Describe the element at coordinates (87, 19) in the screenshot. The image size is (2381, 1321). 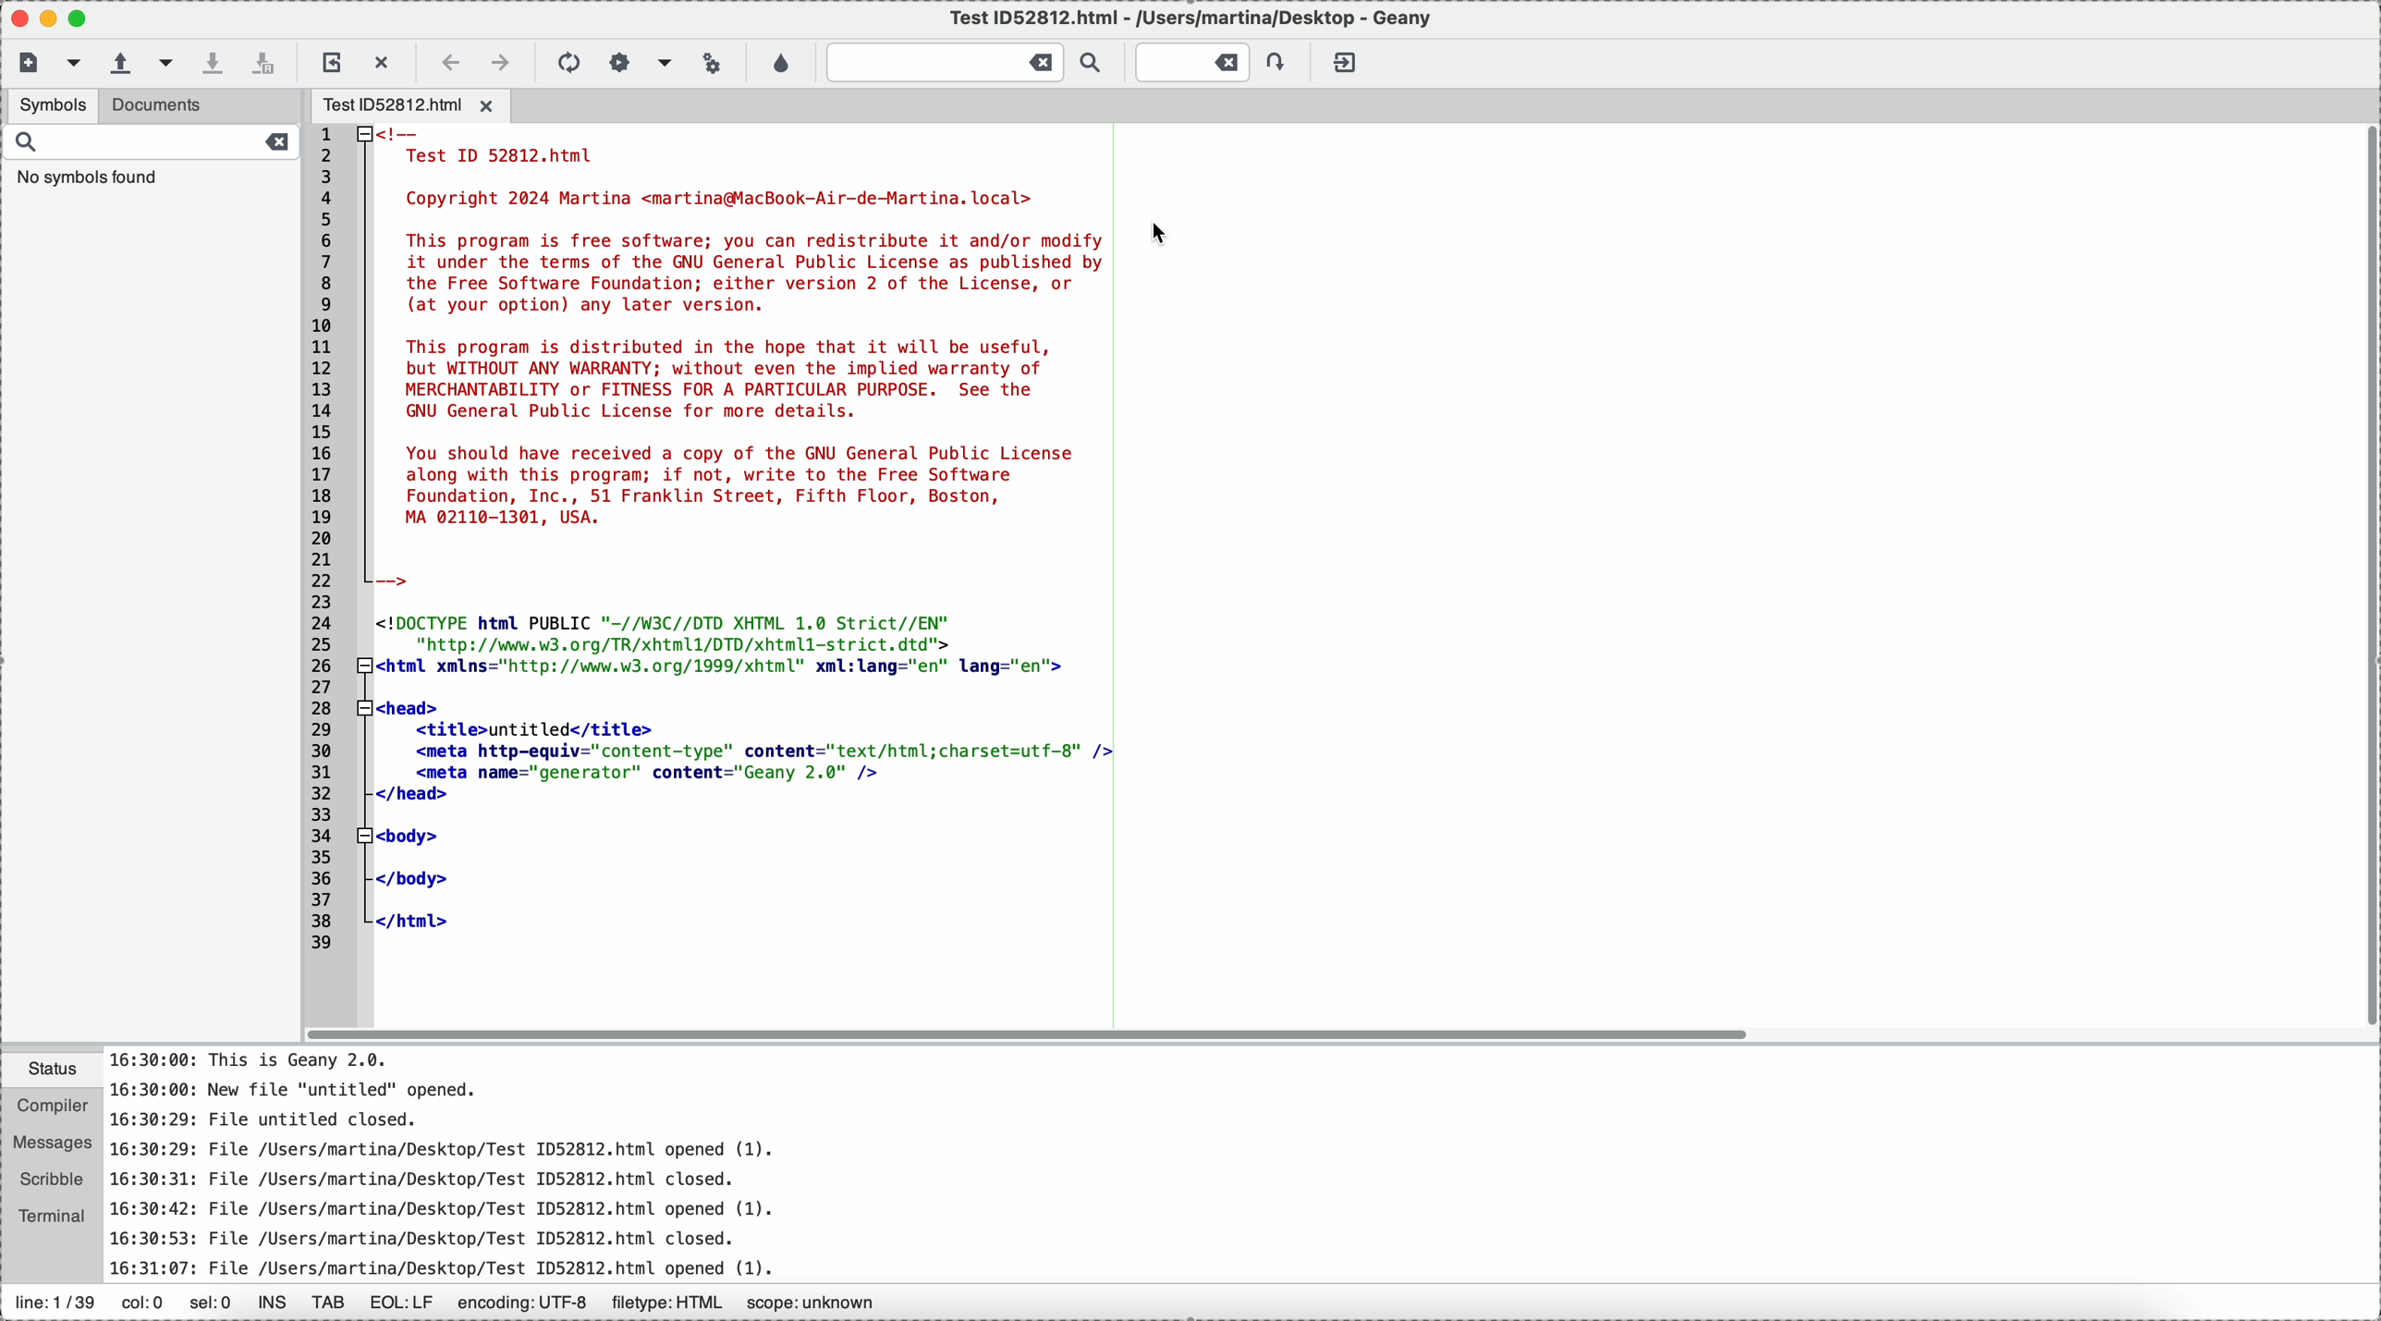
I see `minimize` at that location.